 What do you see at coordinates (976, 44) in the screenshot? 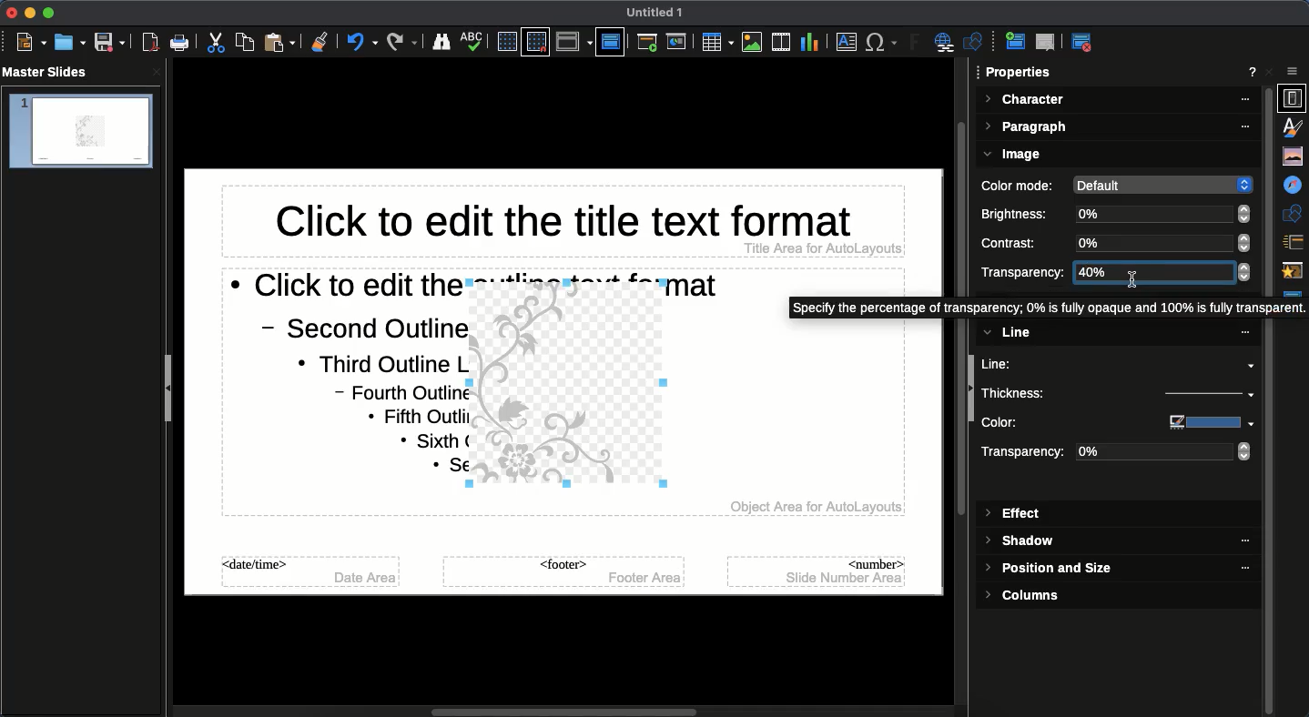
I see `Shapes` at bounding box center [976, 44].